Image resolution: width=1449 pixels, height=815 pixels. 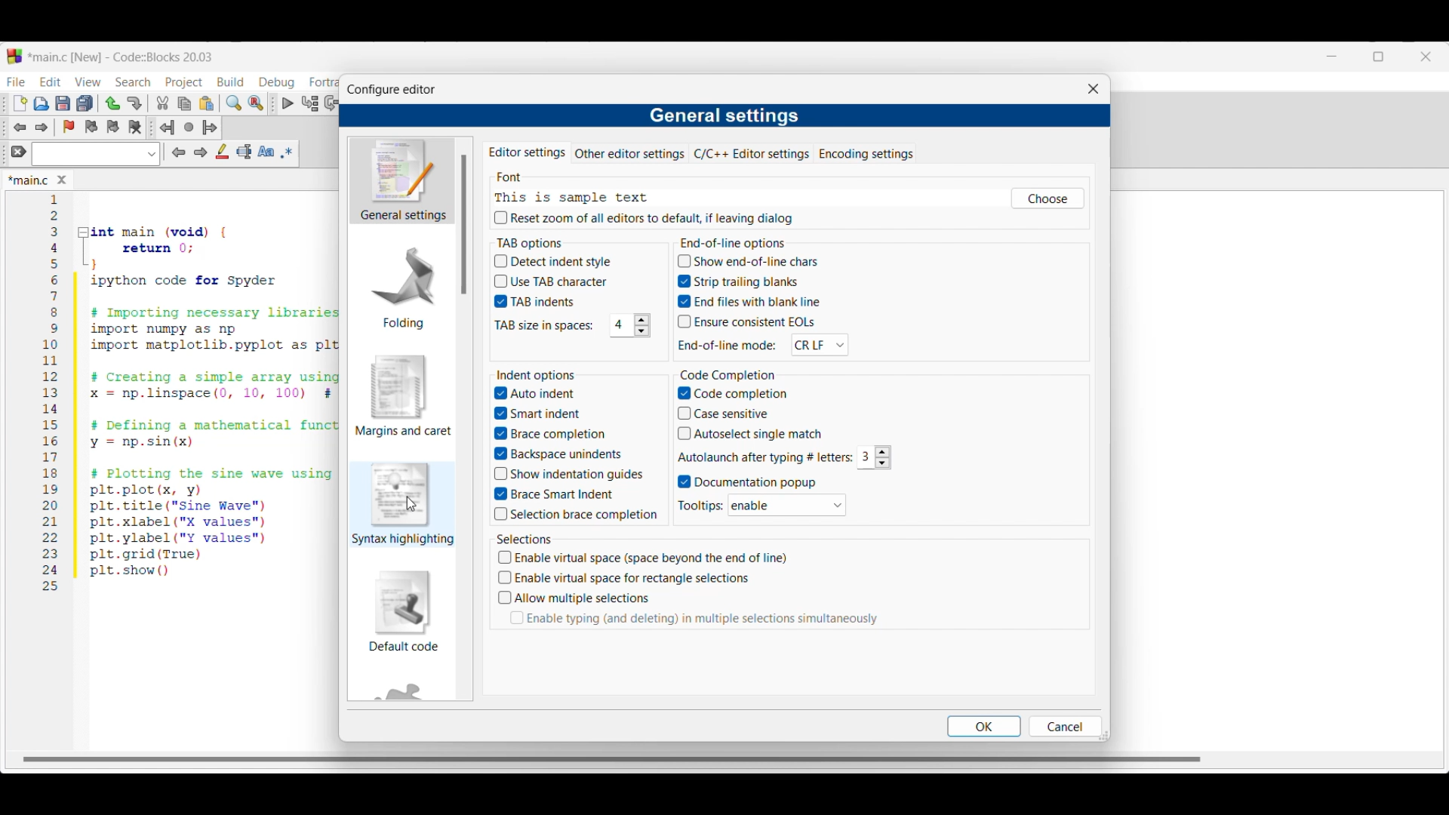 I want to click on New file, so click(x=20, y=103).